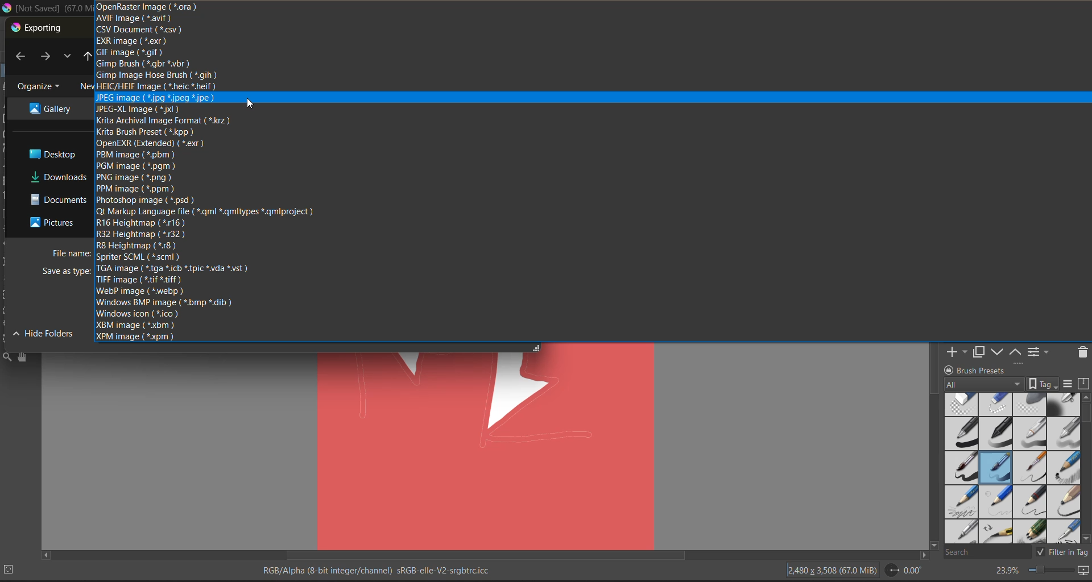 This screenshot has width=1092, height=582. Describe the element at coordinates (147, 7) in the screenshot. I see `open raster image` at that location.